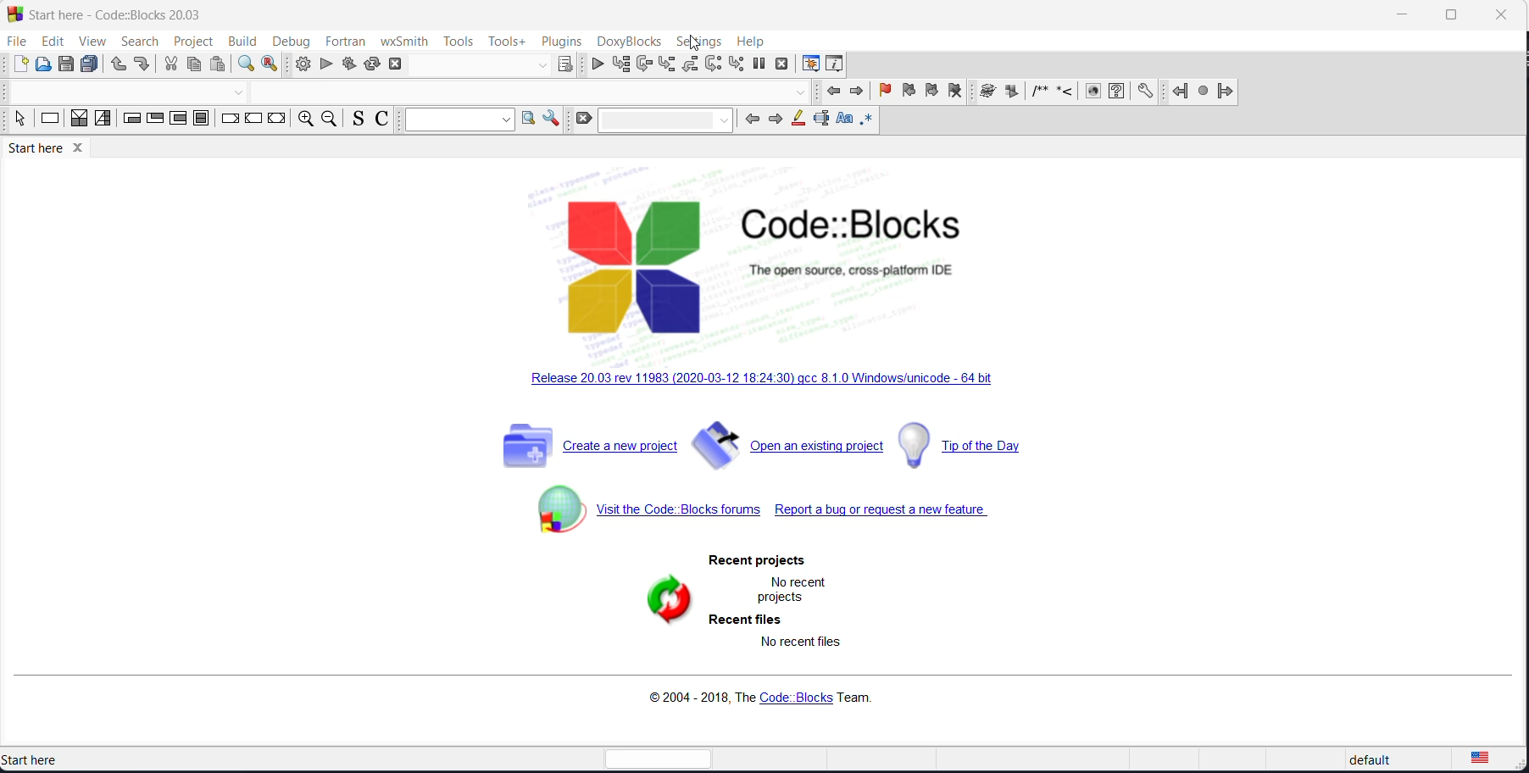 This screenshot has width=1529, height=773. What do you see at coordinates (17, 121) in the screenshot?
I see `select` at bounding box center [17, 121].